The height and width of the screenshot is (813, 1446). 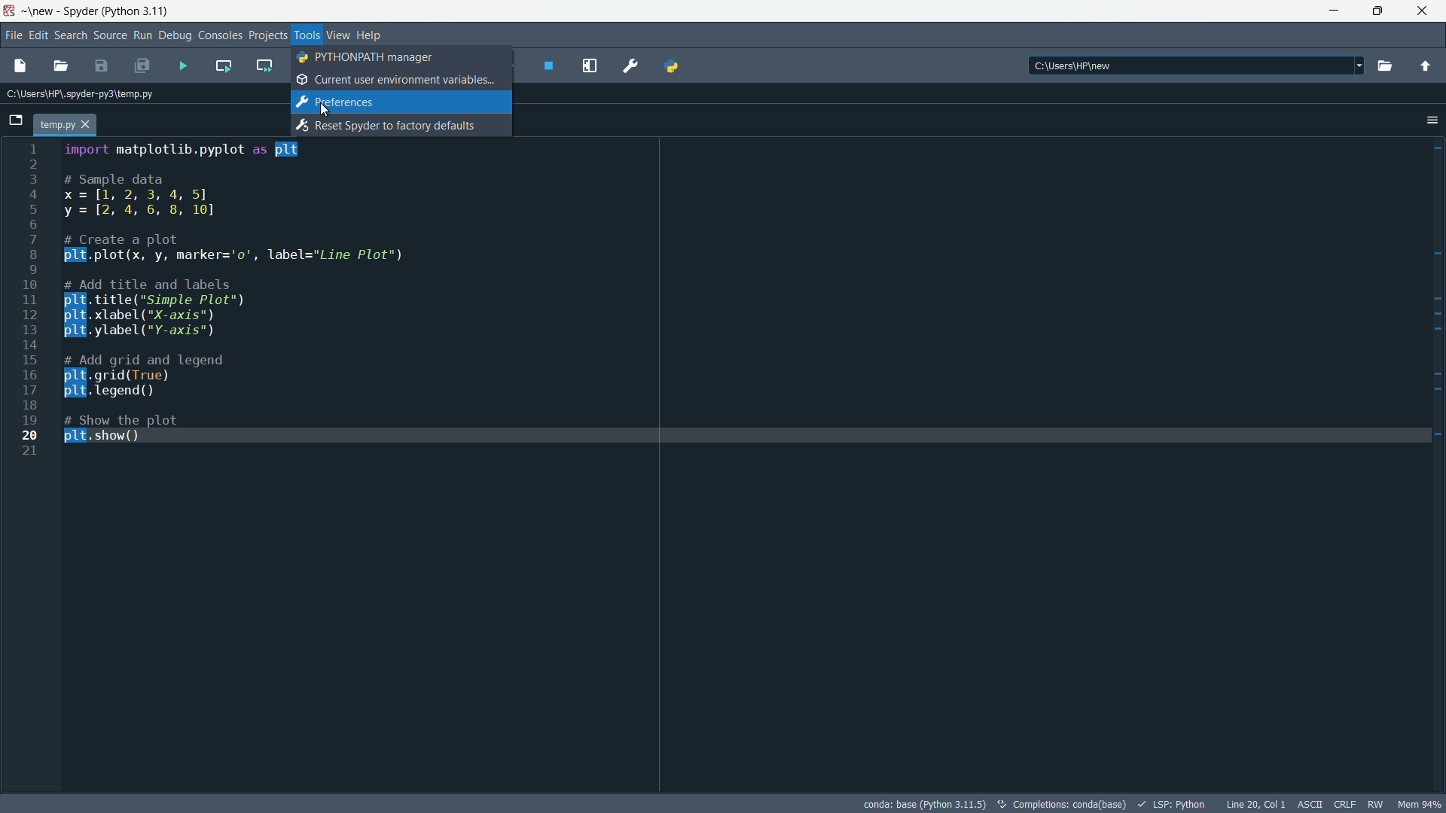 I want to click on directory, so click(x=1200, y=65).